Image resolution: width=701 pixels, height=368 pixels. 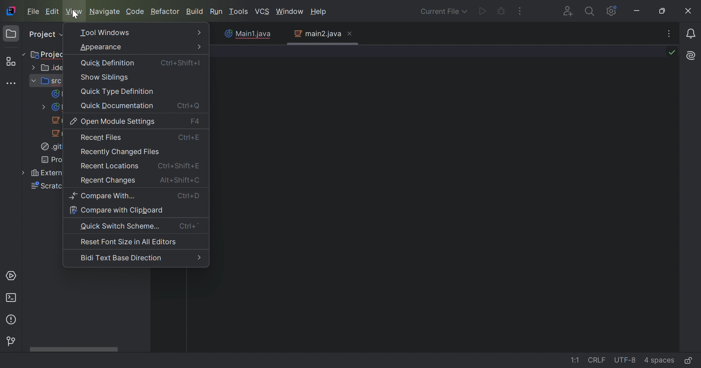 What do you see at coordinates (591, 12) in the screenshot?
I see `Search everywhere` at bounding box center [591, 12].